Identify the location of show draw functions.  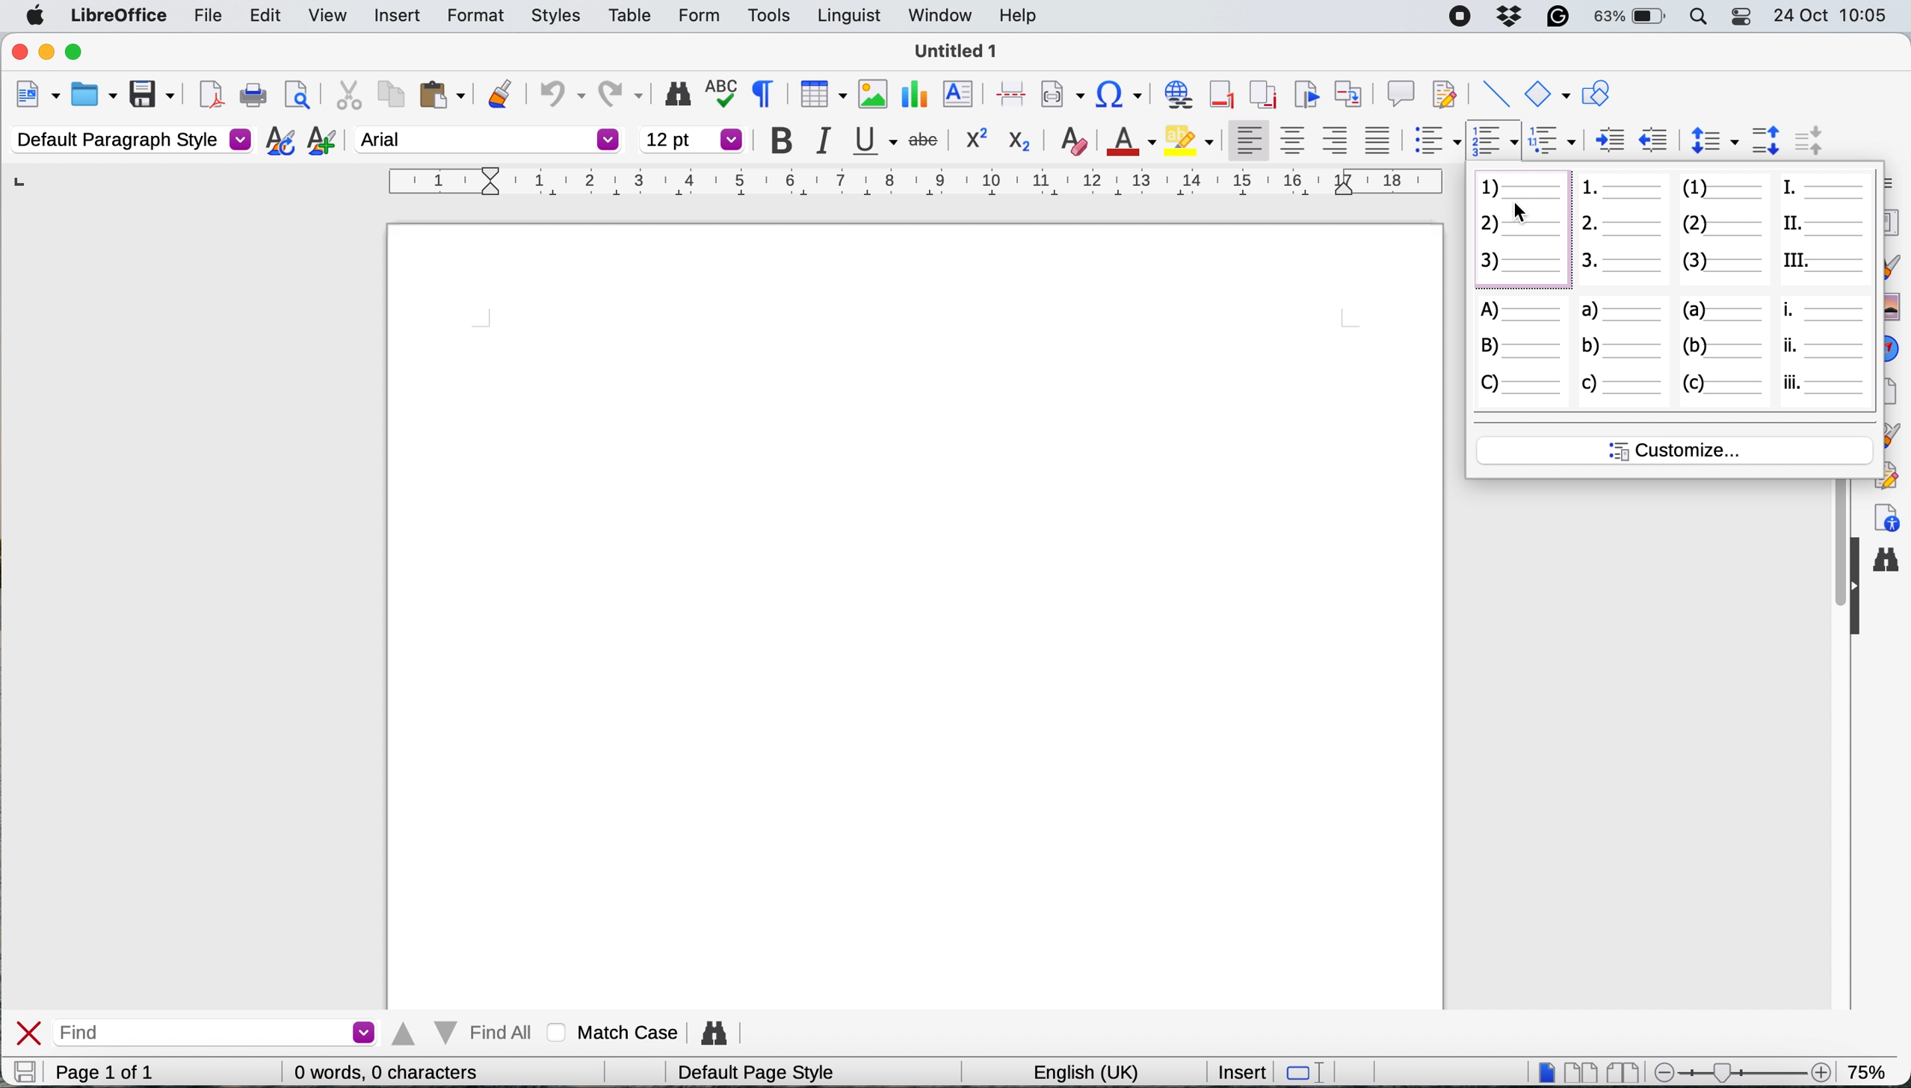
(1595, 94).